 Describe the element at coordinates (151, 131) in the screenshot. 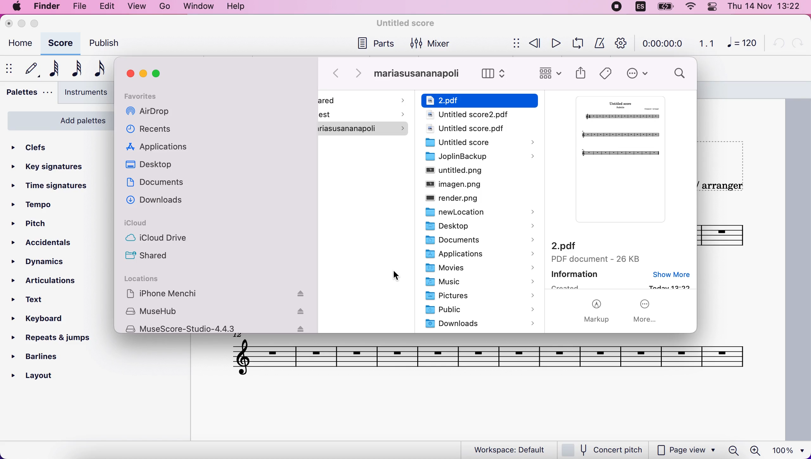

I see `recents` at that location.